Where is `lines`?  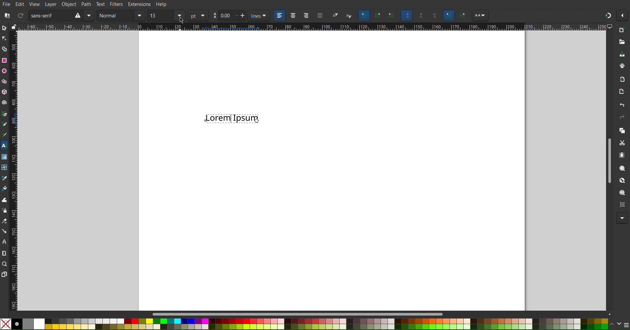 lines is located at coordinates (258, 16).